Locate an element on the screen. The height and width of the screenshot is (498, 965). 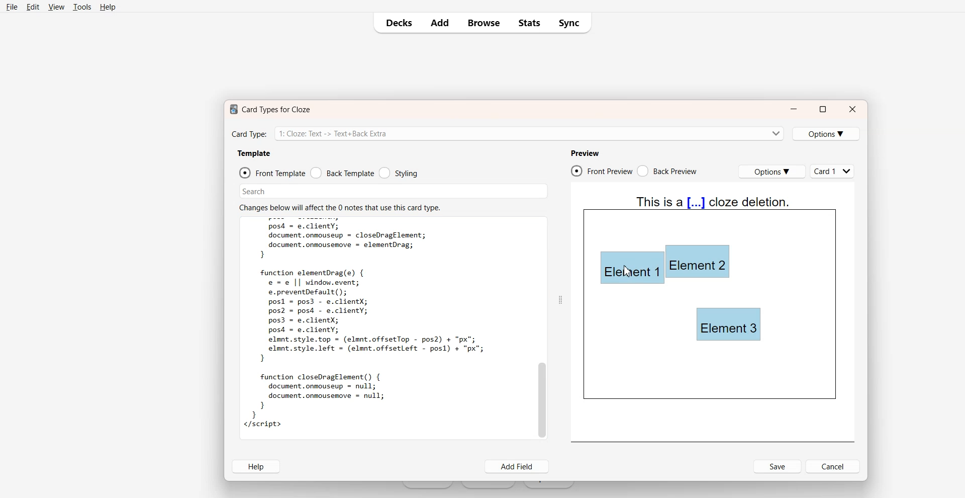
Maximize is located at coordinates (822, 109).